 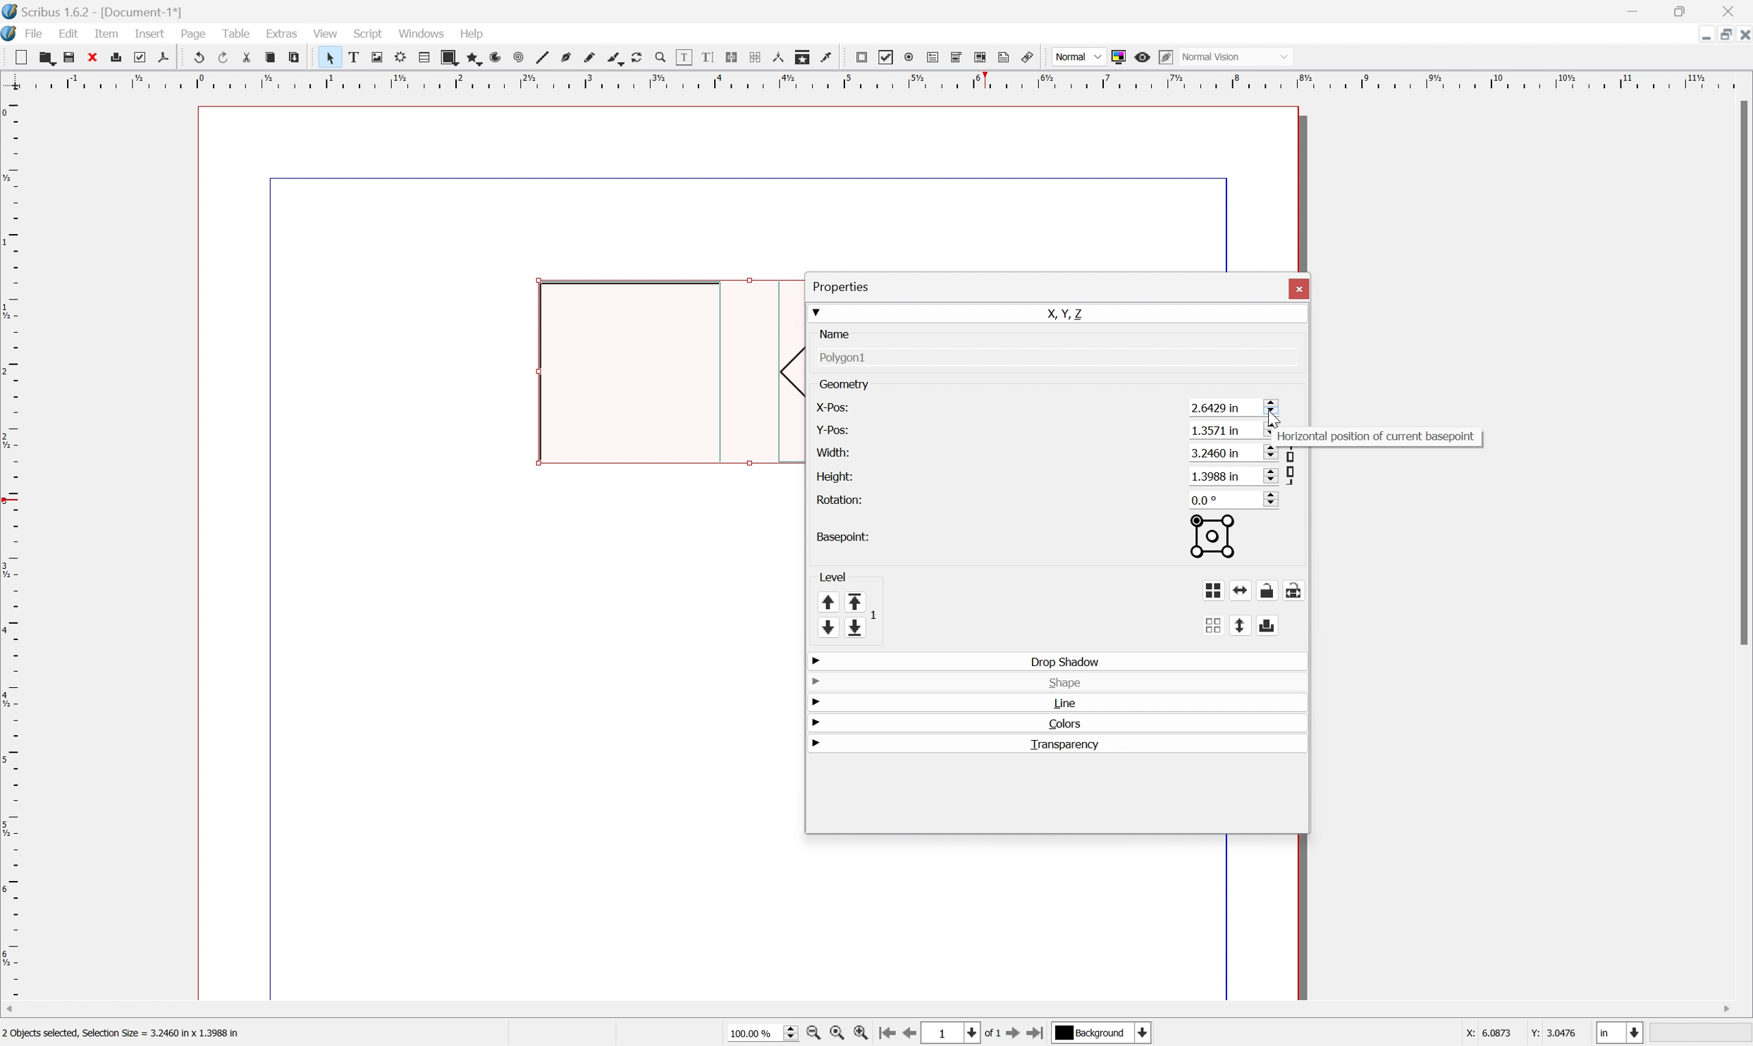 I want to click on Ruler, so click(x=879, y=79).